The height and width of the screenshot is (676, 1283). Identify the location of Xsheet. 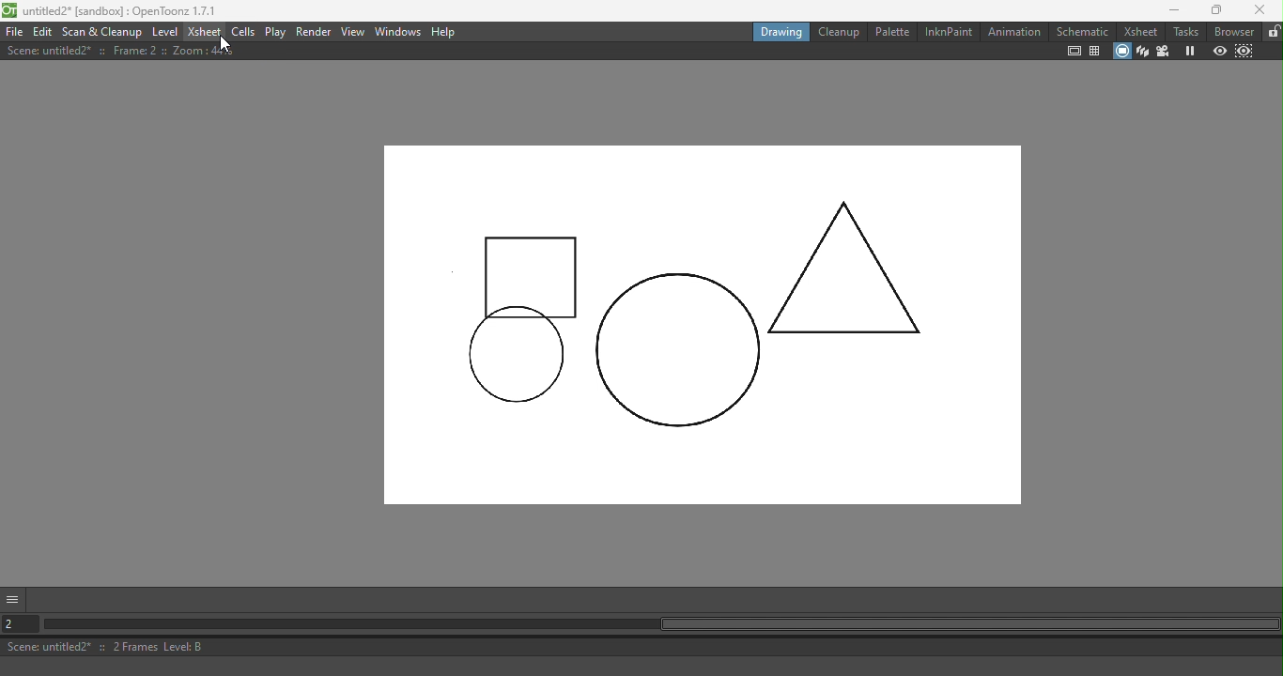
(1139, 31).